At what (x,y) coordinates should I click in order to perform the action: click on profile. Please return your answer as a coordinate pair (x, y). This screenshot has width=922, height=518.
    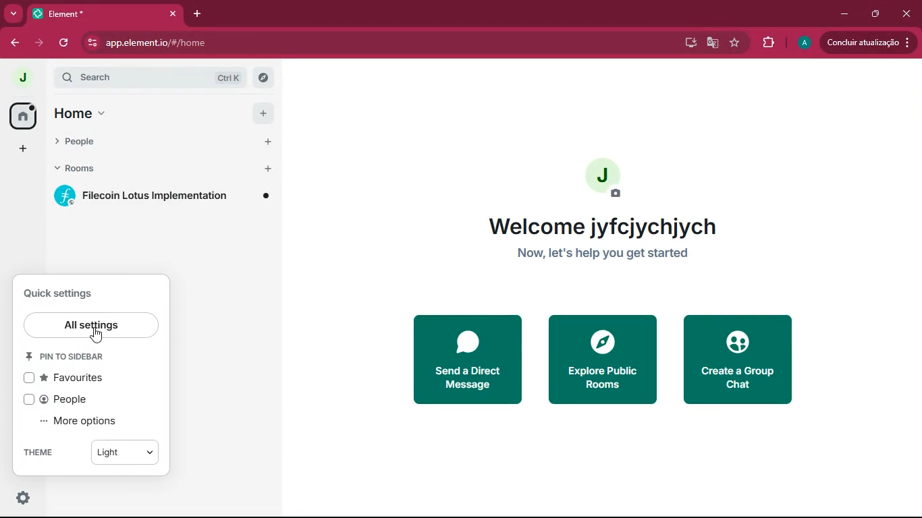
    Looking at the image, I should click on (803, 42).